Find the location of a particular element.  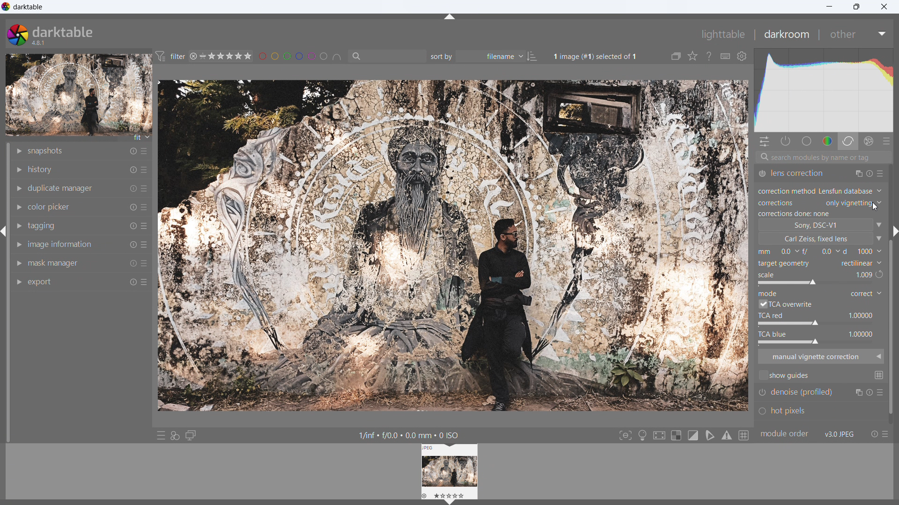

logo is located at coordinates (6, 7).